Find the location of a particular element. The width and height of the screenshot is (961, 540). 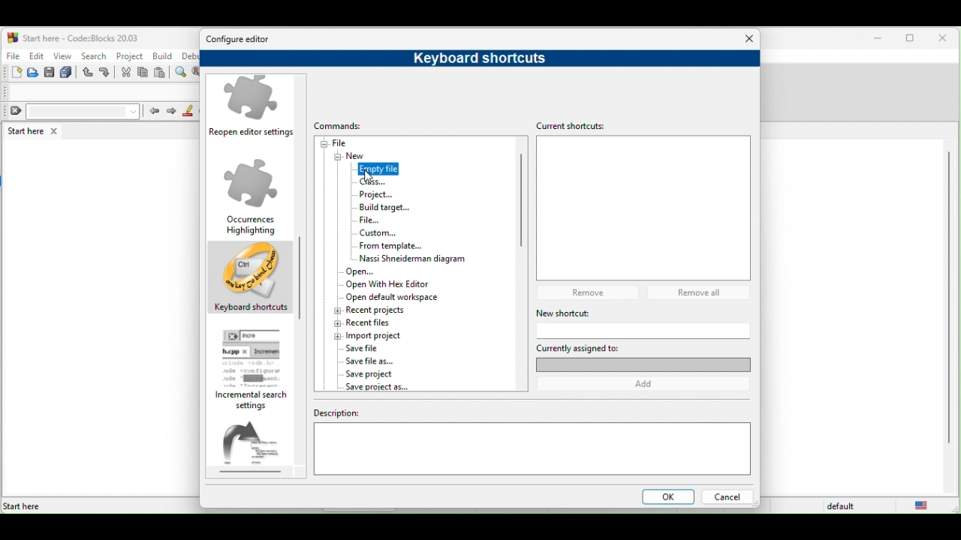

keyboard shortcuts is located at coordinates (473, 58).